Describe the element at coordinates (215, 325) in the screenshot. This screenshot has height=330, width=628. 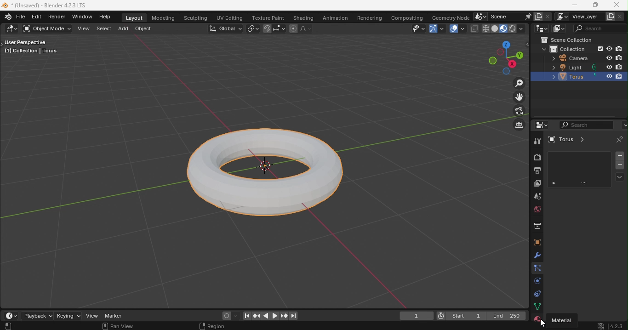
I see `Region` at that location.